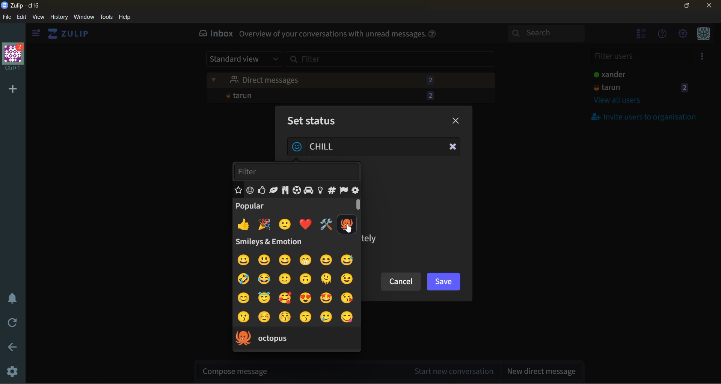 The height and width of the screenshot is (384, 721). Describe the element at coordinates (321, 190) in the screenshot. I see `emoji` at that location.